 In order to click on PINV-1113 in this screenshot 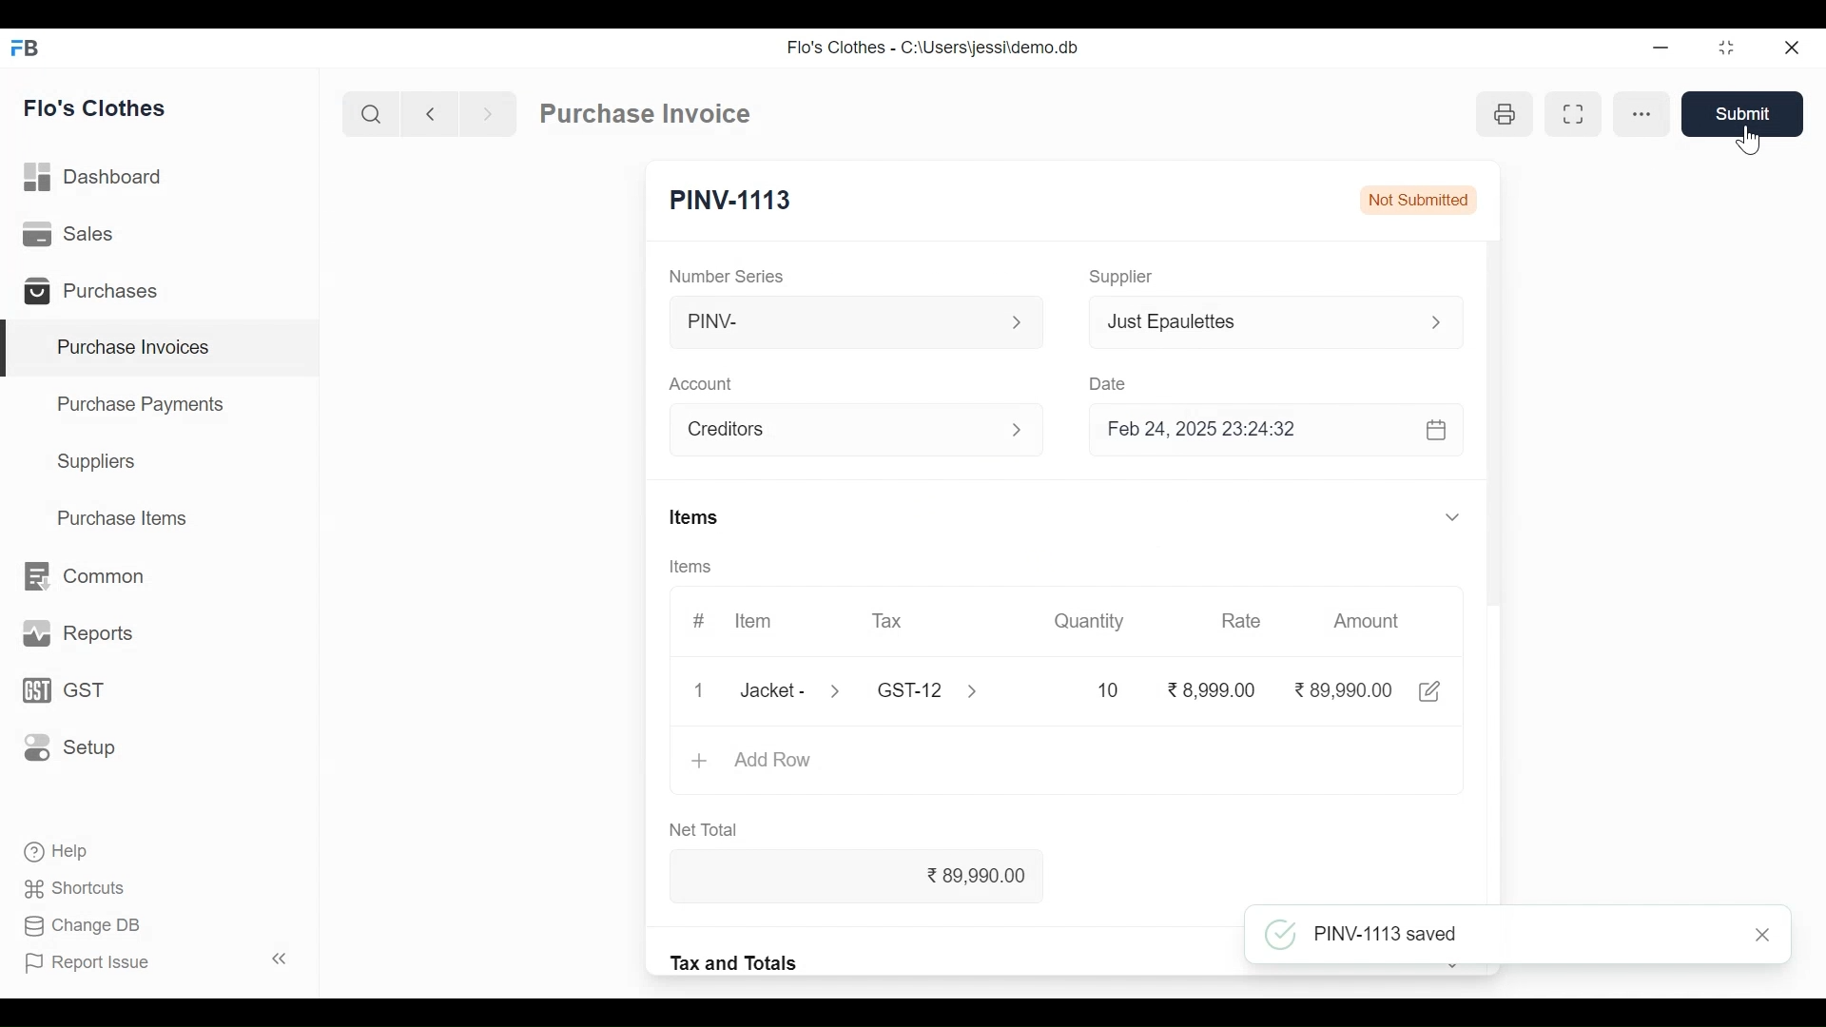, I will do `click(731, 199)`.